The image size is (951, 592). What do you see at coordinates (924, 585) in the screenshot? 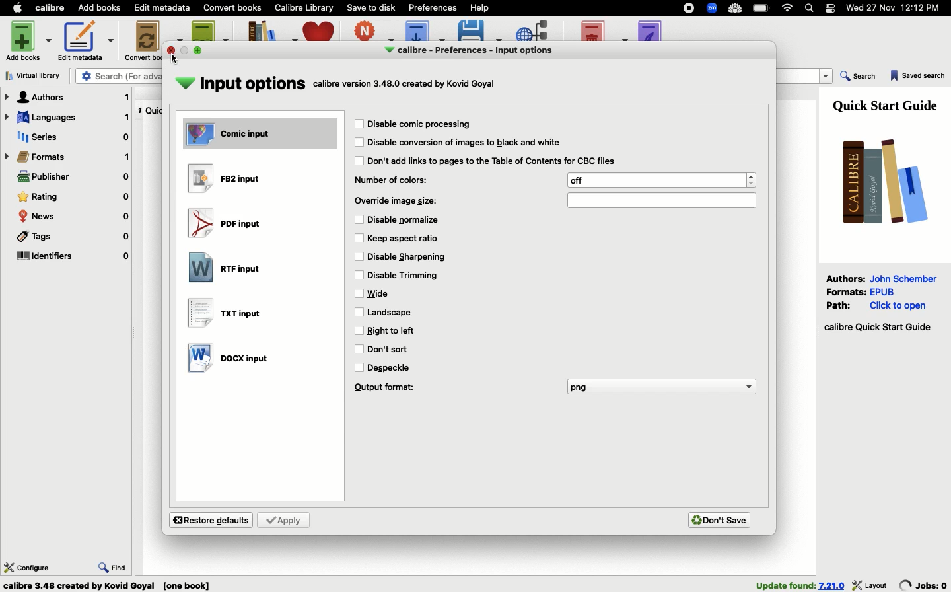
I see `jobs` at bounding box center [924, 585].